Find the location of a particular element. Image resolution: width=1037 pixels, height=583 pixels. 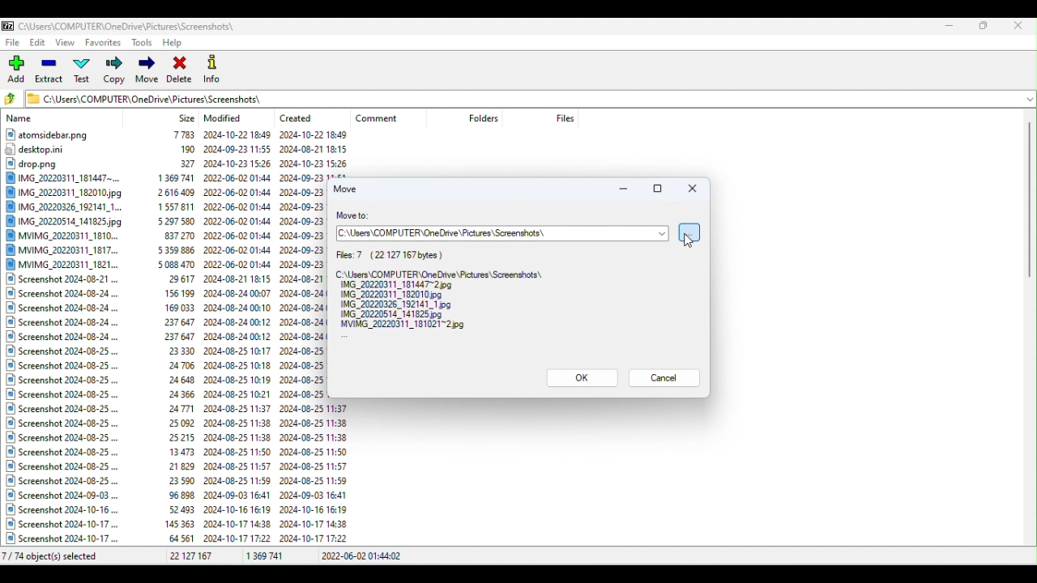

Address bar is located at coordinates (489, 233).